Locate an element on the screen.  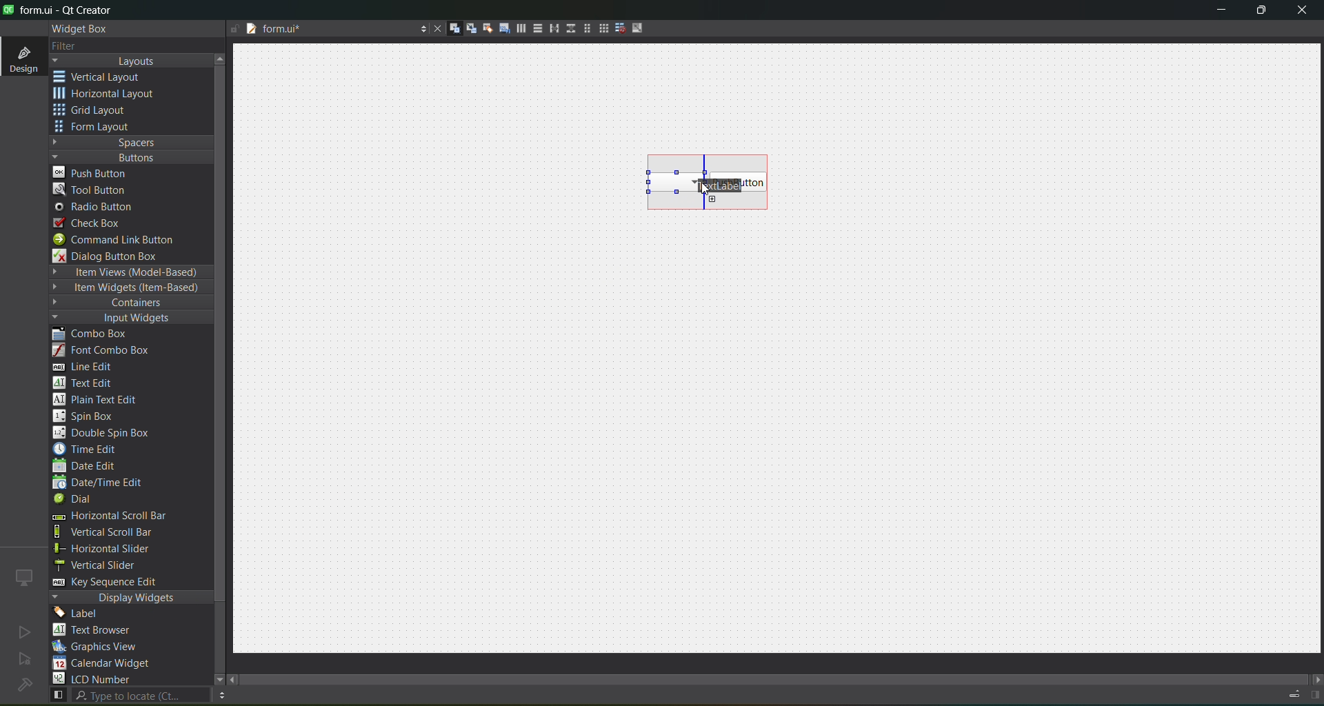
layout in a grid is located at coordinates (599, 28).